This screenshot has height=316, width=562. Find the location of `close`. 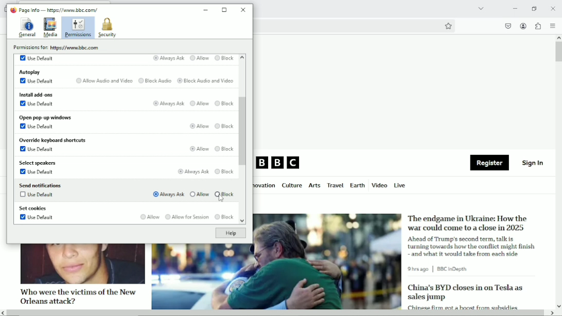

close is located at coordinates (244, 9).